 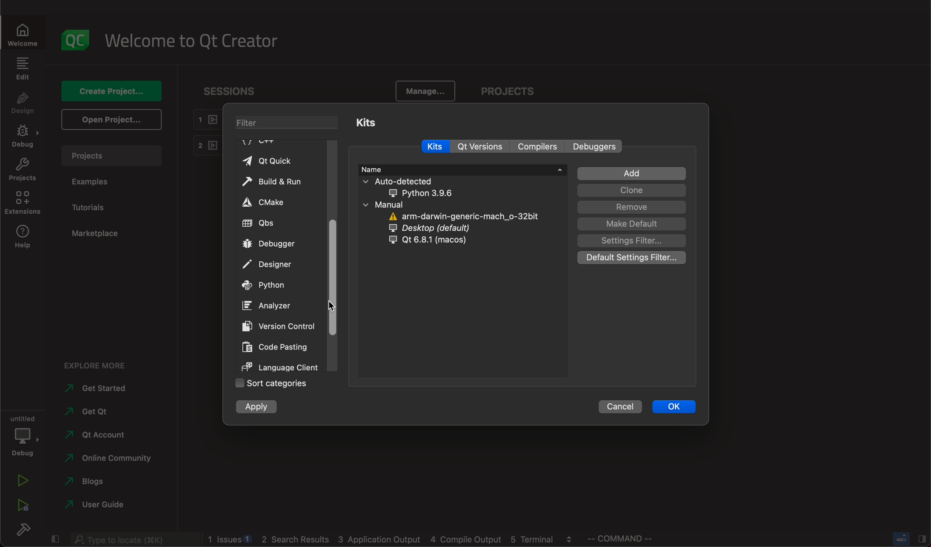 What do you see at coordinates (22, 170) in the screenshot?
I see `projects` at bounding box center [22, 170].